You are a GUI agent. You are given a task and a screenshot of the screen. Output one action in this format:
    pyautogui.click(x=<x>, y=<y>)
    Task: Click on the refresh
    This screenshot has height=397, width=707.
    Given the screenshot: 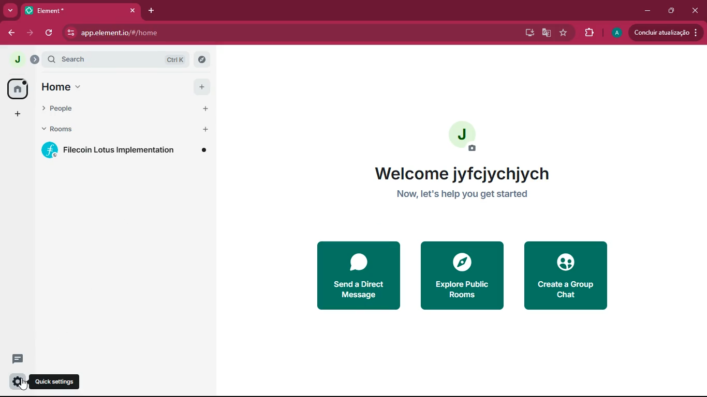 What is the action you would take?
    pyautogui.click(x=51, y=33)
    